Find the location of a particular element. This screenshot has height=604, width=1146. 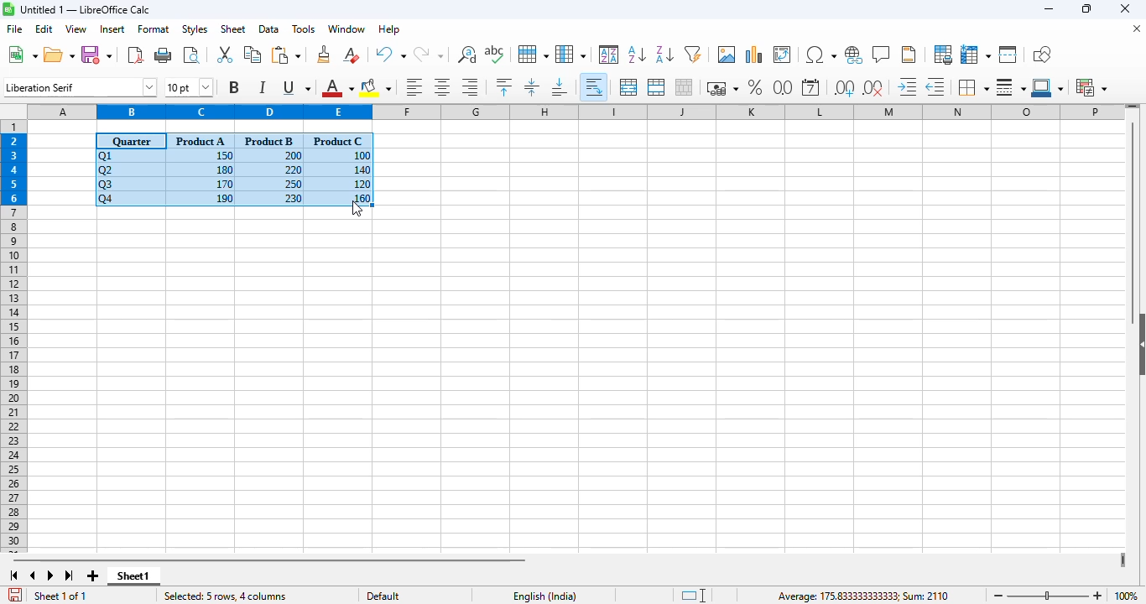

scroll to previous sheet is located at coordinates (33, 575).